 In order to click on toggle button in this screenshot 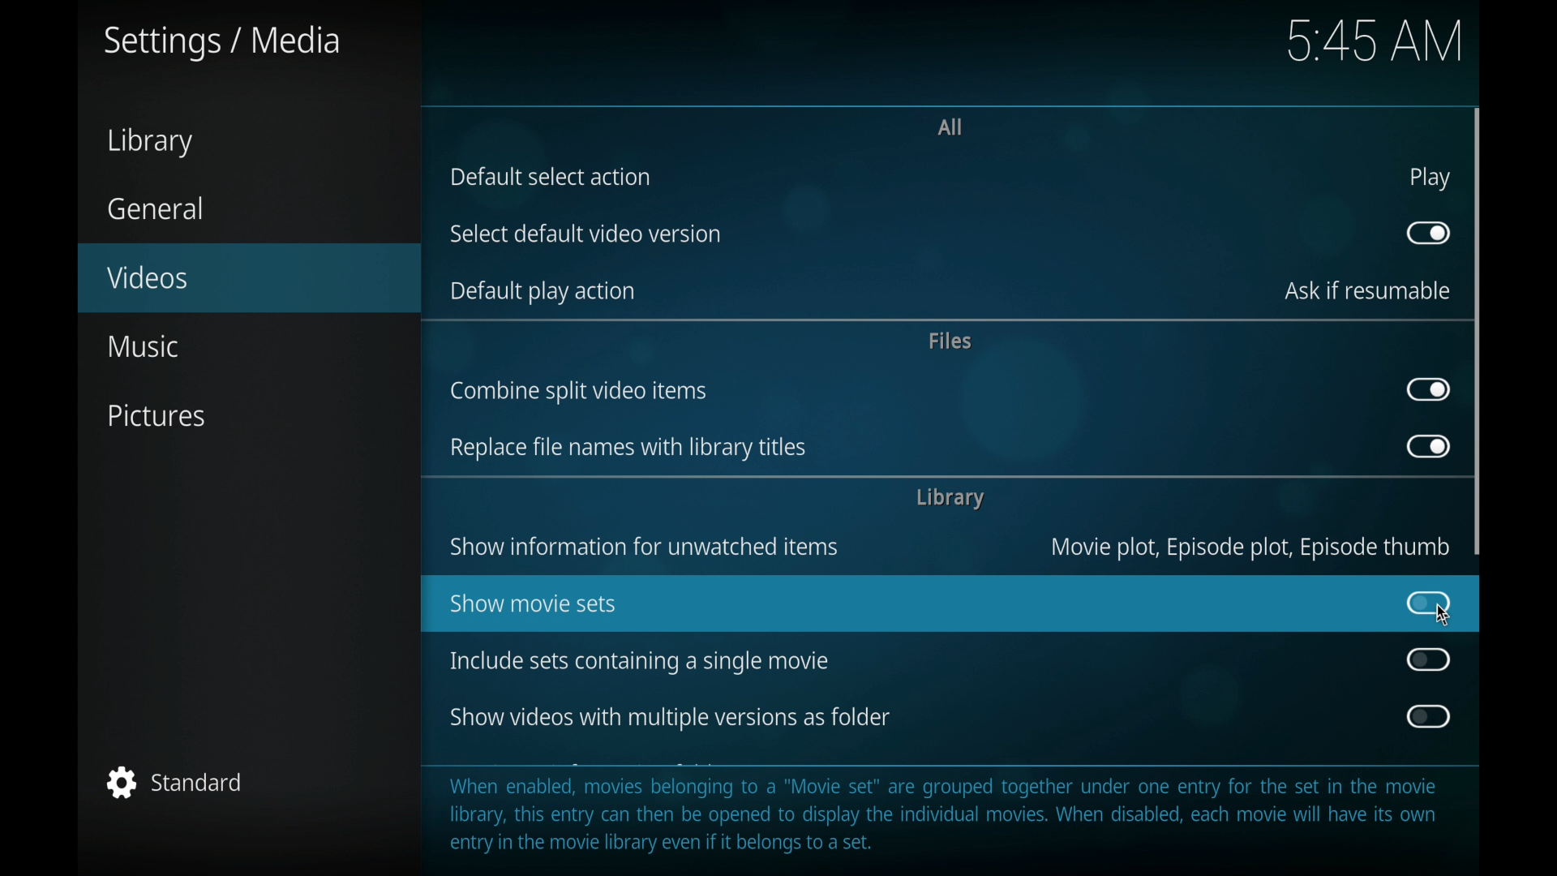, I will do `click(1426, 716)`.